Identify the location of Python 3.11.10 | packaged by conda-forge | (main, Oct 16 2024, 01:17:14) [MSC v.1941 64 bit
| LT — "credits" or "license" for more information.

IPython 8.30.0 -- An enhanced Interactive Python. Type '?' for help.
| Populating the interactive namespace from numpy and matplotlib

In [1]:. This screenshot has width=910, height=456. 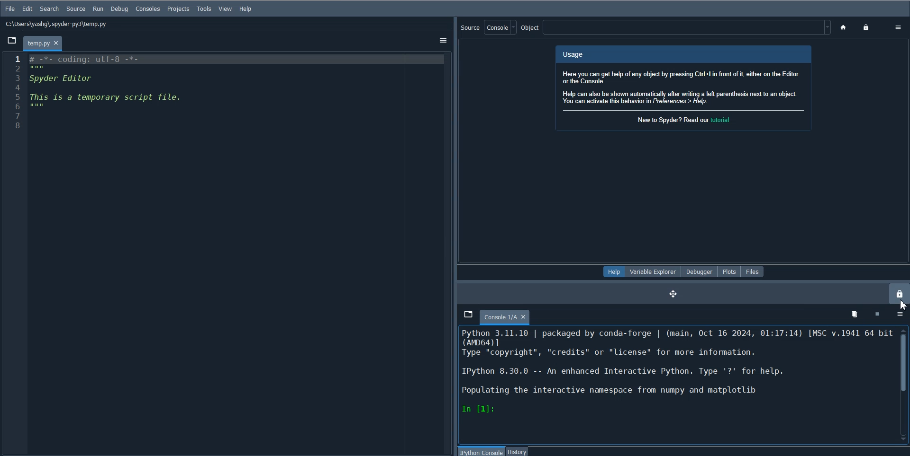
(679, 372).